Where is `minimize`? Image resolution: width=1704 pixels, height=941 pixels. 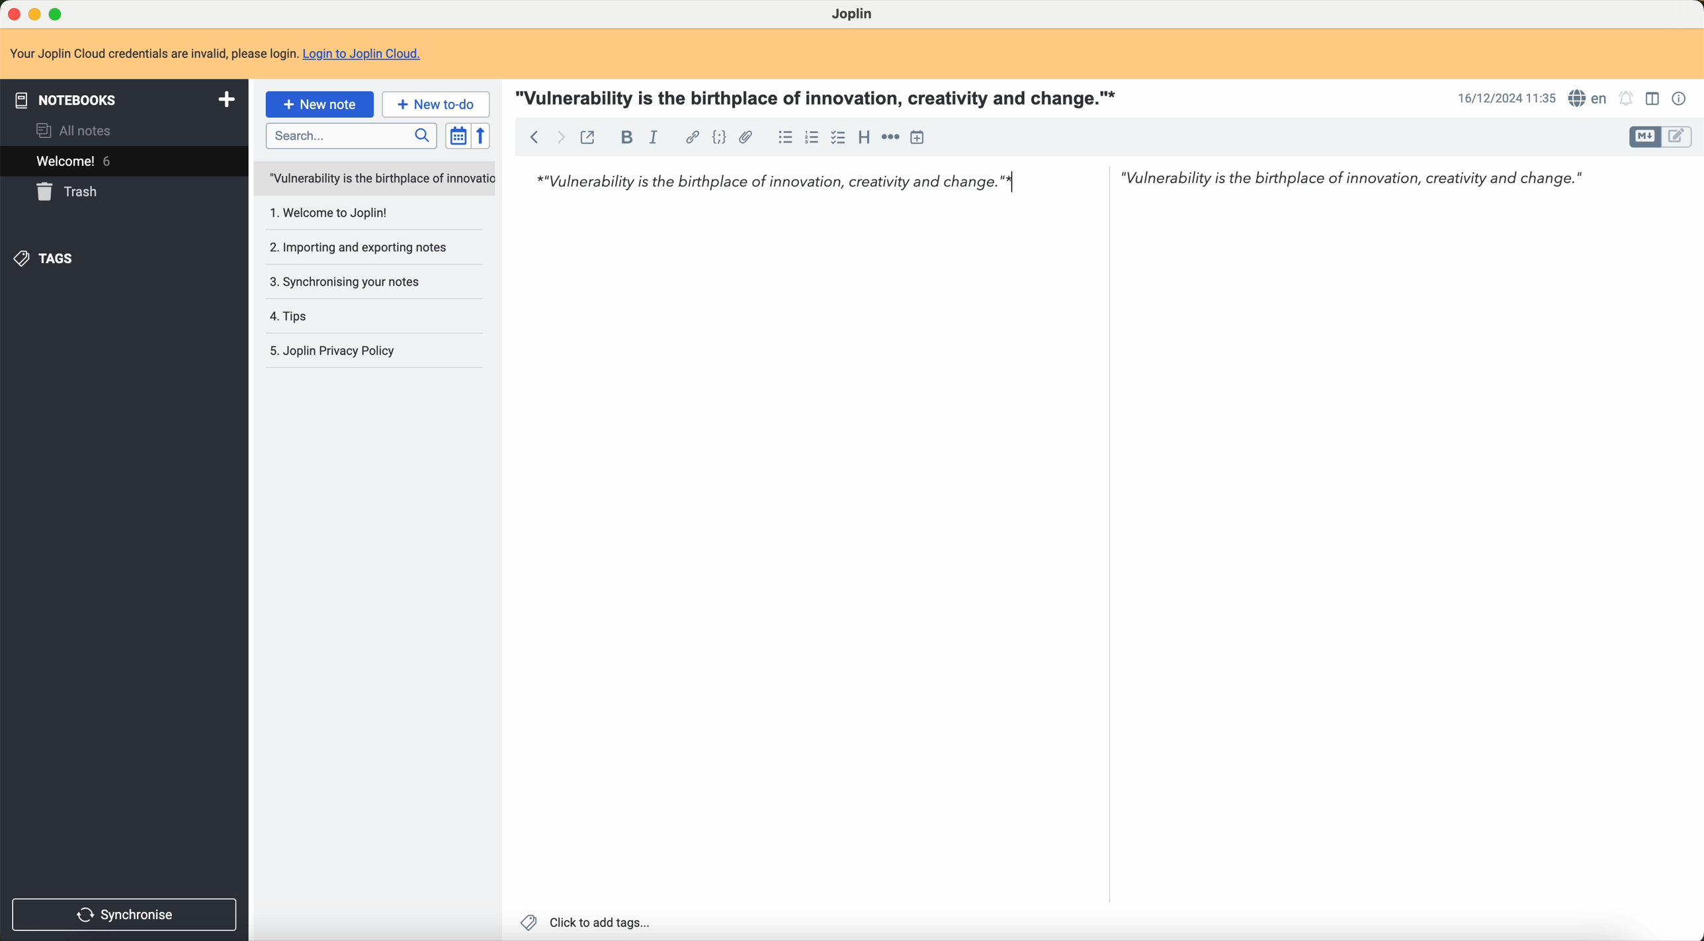 minimize is located at coordinates (35, 14).